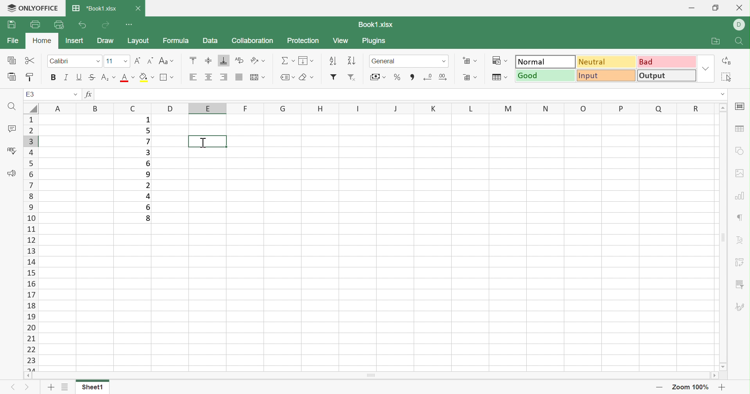 This screenshot has height=394, width=750. I want to click on Find, so click(11, 107).